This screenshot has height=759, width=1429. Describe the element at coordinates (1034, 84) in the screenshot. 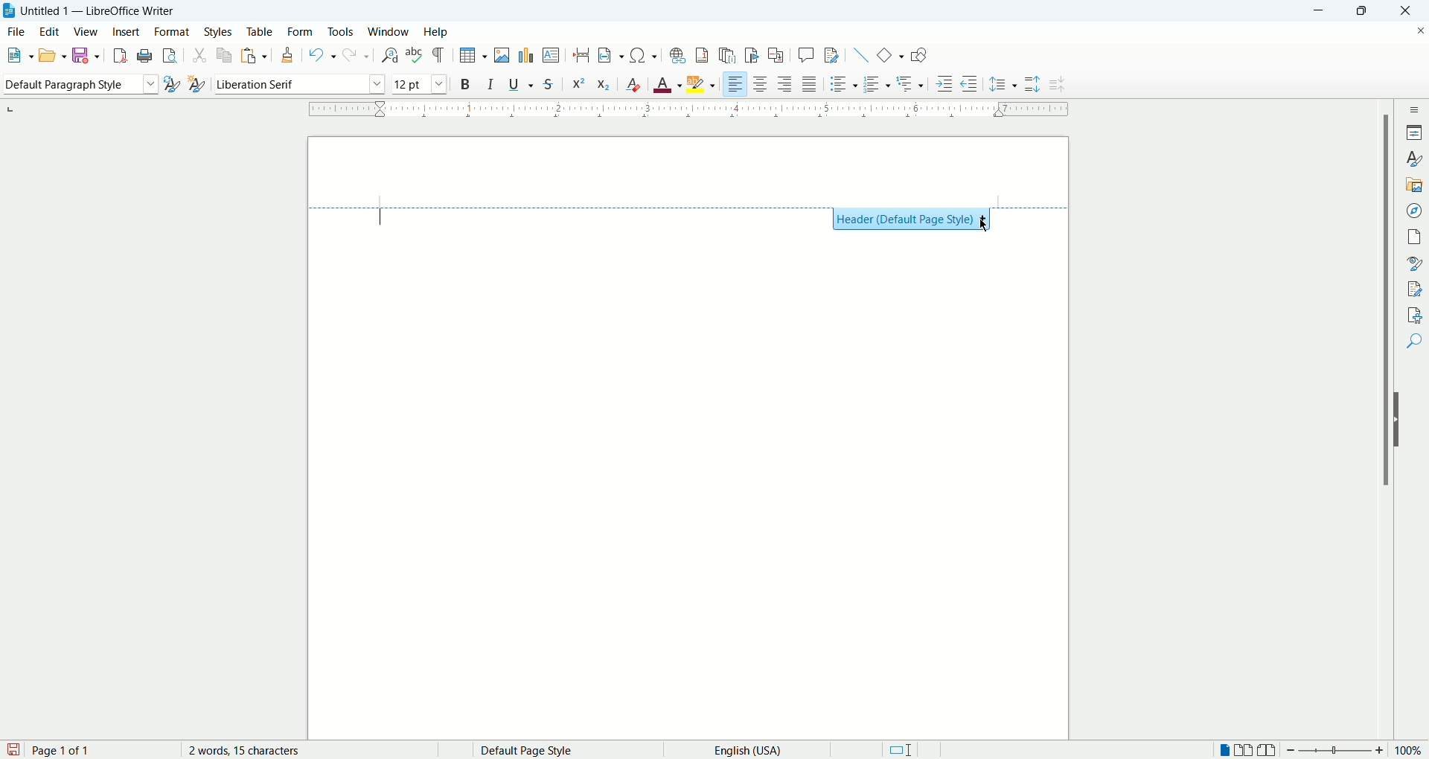

I see `increase paragraph spacing` at that location.